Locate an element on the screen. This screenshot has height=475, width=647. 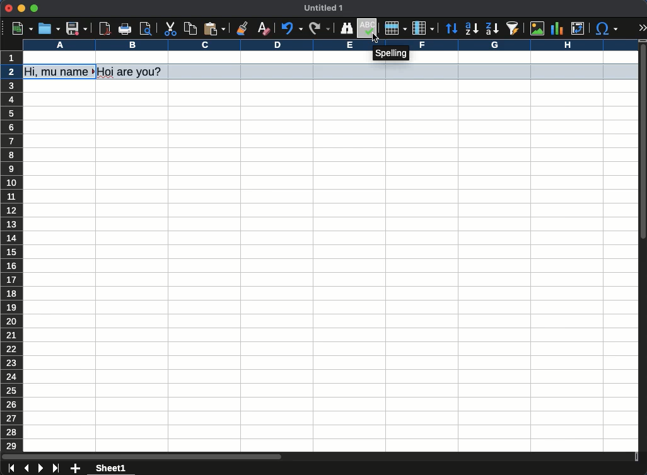
cursor is located at coordinates (375, 38).